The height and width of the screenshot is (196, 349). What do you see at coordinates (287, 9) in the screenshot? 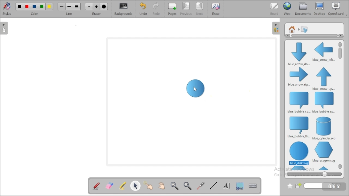
I see `web` at bounding box center [287, 9].